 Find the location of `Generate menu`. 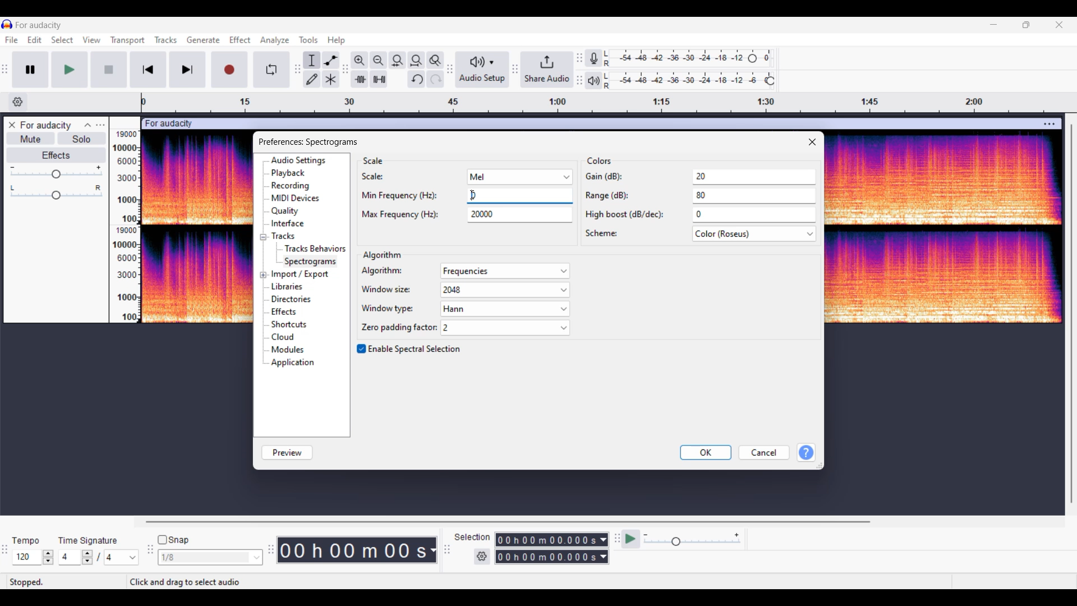

Generate menu is located at coordinates (204, 40).